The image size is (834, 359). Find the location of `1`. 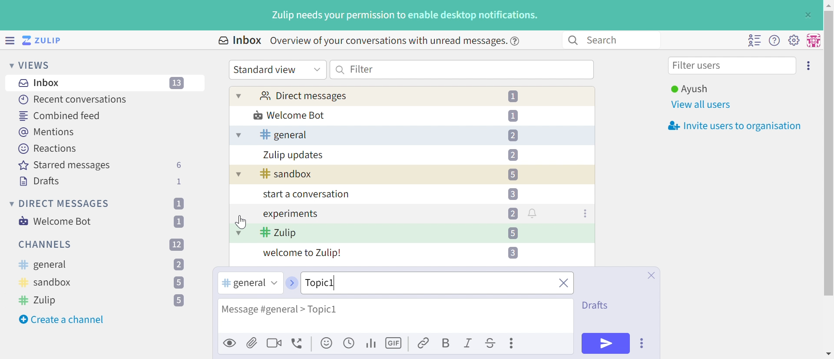

1 is located at coordinates (178, 203).